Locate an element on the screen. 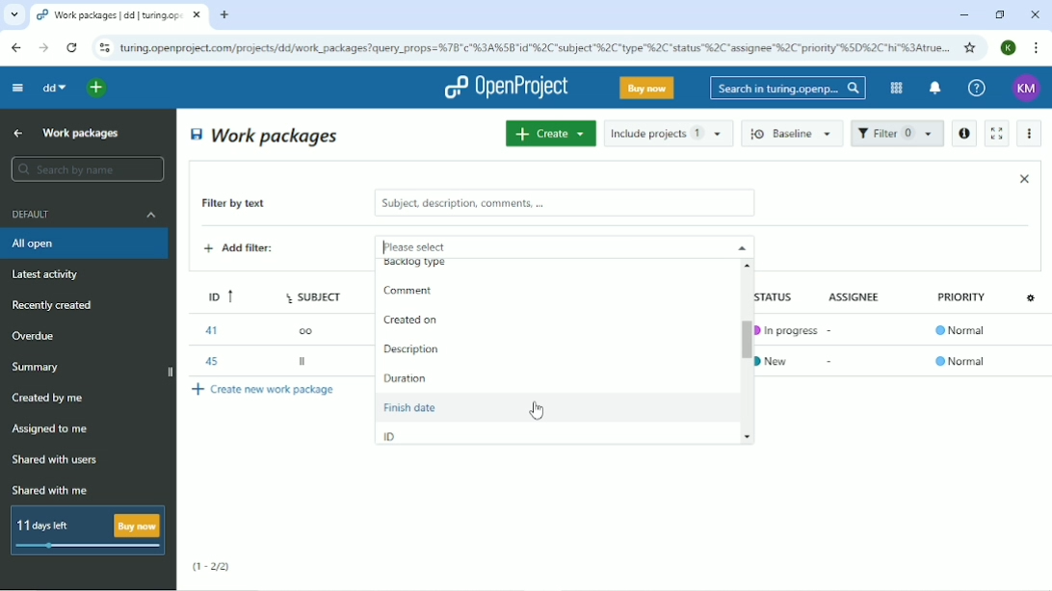 The image size is (1052, 591). Back is located at coordinates (15, 47).